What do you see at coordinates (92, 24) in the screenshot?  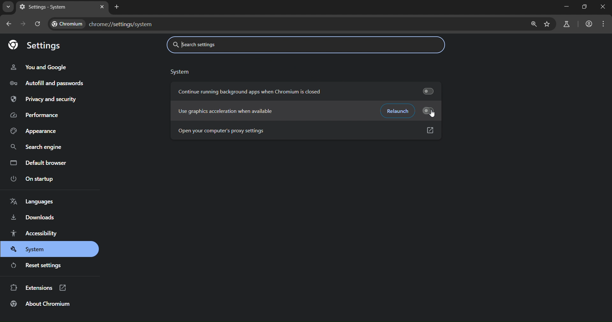 I see `chrome://settings/system` at bounding box center [92, 24].